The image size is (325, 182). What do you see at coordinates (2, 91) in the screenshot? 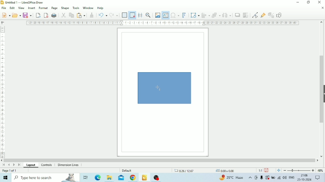
I see `Vertical scale` at bounding box center [2, 91].